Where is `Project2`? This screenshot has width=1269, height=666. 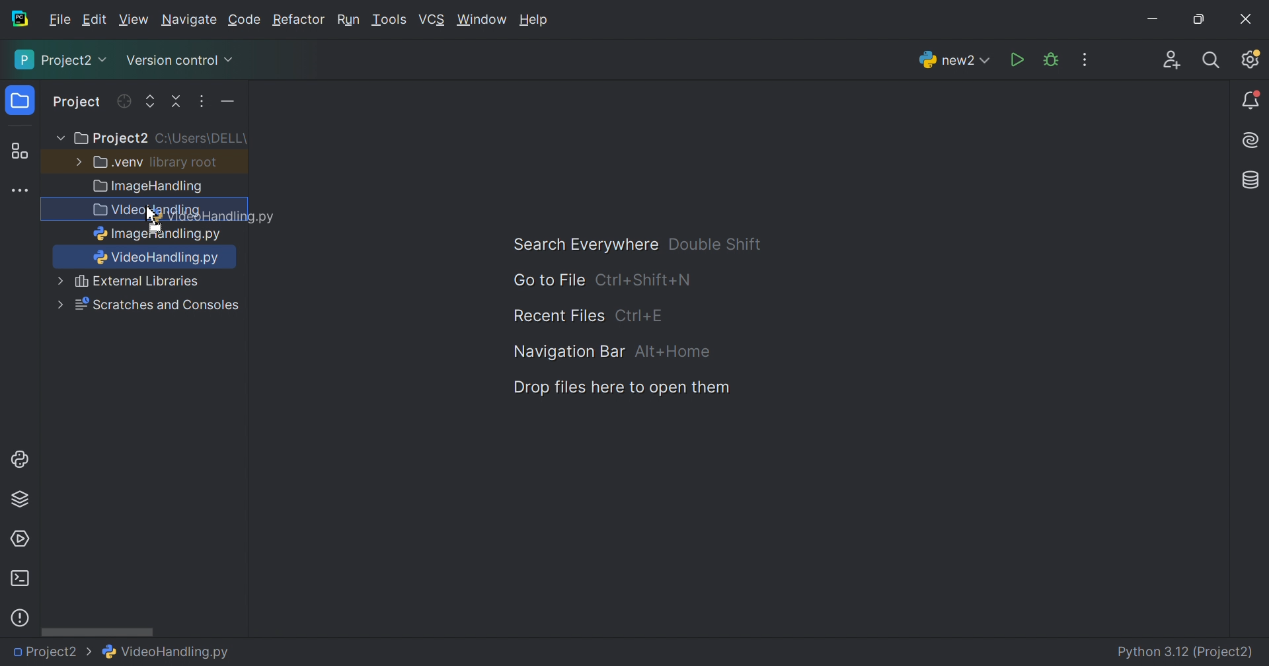
Project2 is located at coordinates (52, 652).